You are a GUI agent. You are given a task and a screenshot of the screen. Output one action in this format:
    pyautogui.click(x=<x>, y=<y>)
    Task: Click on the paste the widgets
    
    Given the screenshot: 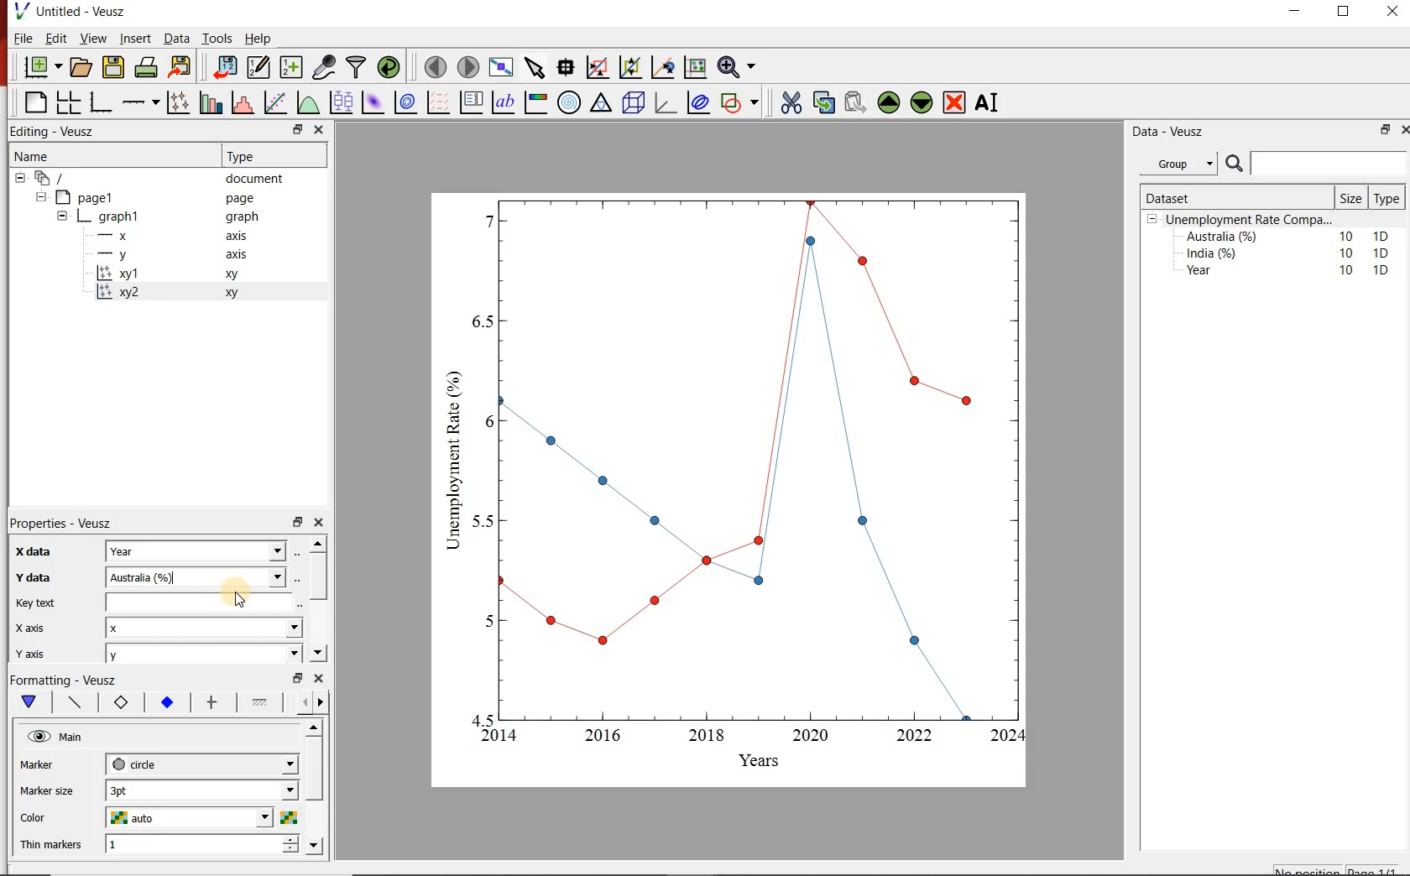 What is the action you would take?
    pyautogui.click(x=856, y=102)
    